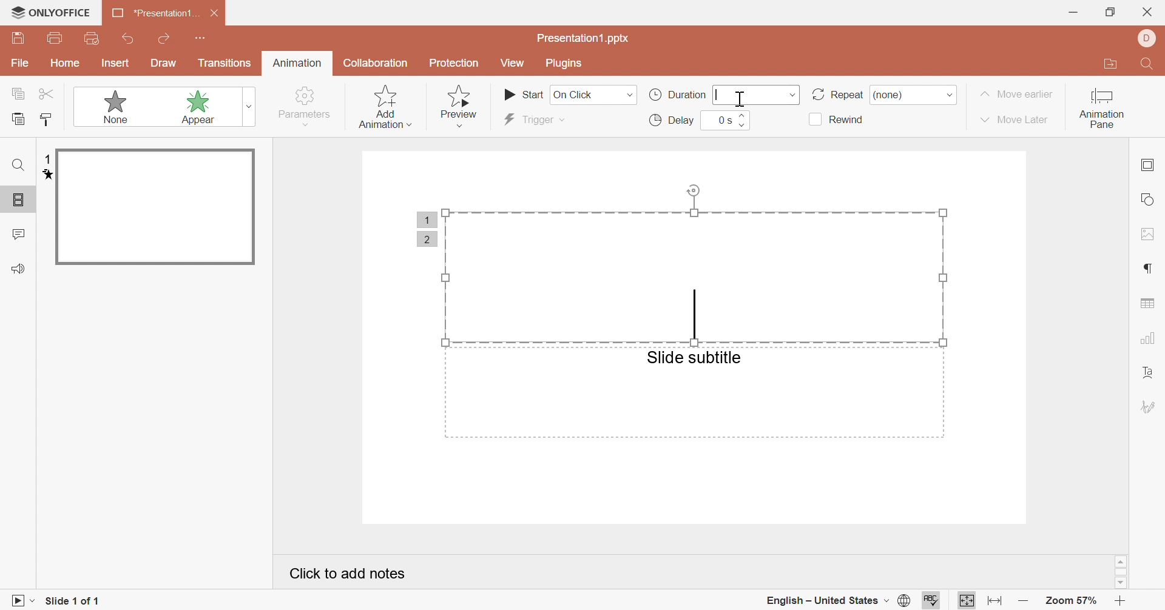 The width and height of the screenshot is (1165, 610). Describe the element at coordinates (907, 602) in the screenshot. I see `set document language` at that location.